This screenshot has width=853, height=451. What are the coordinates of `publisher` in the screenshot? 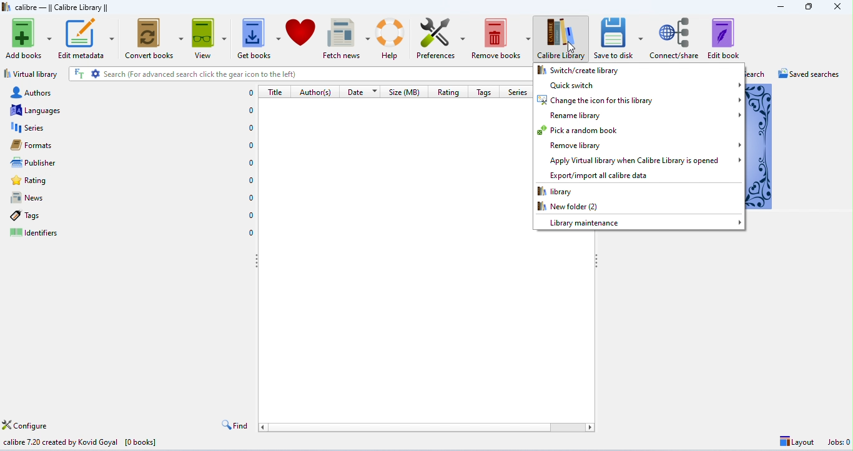 It's located at (133, 163).